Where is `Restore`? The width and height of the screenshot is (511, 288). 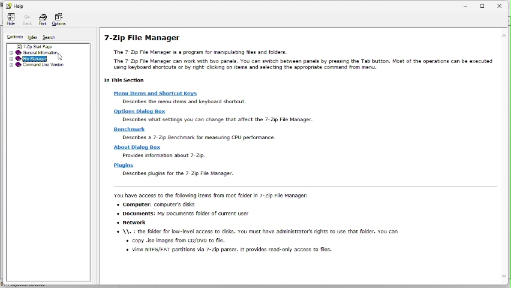 Restore is located at coordinates (484, 4).